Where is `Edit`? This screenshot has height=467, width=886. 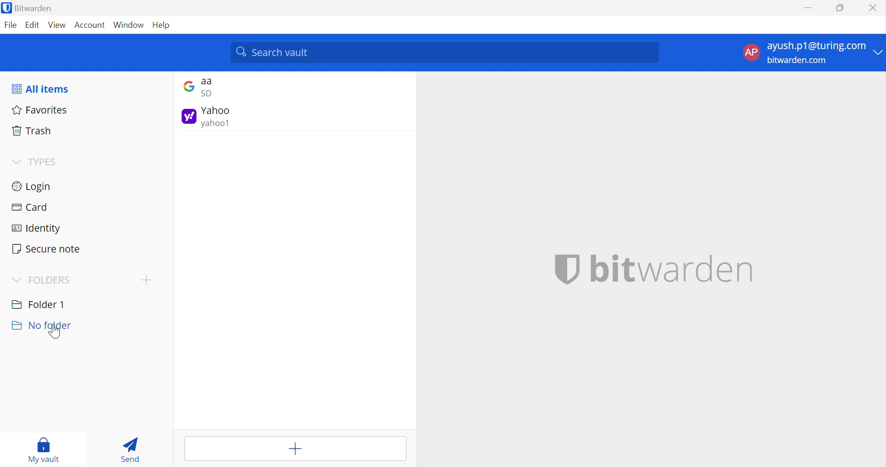 Edit is located at coordinates (32, 25).